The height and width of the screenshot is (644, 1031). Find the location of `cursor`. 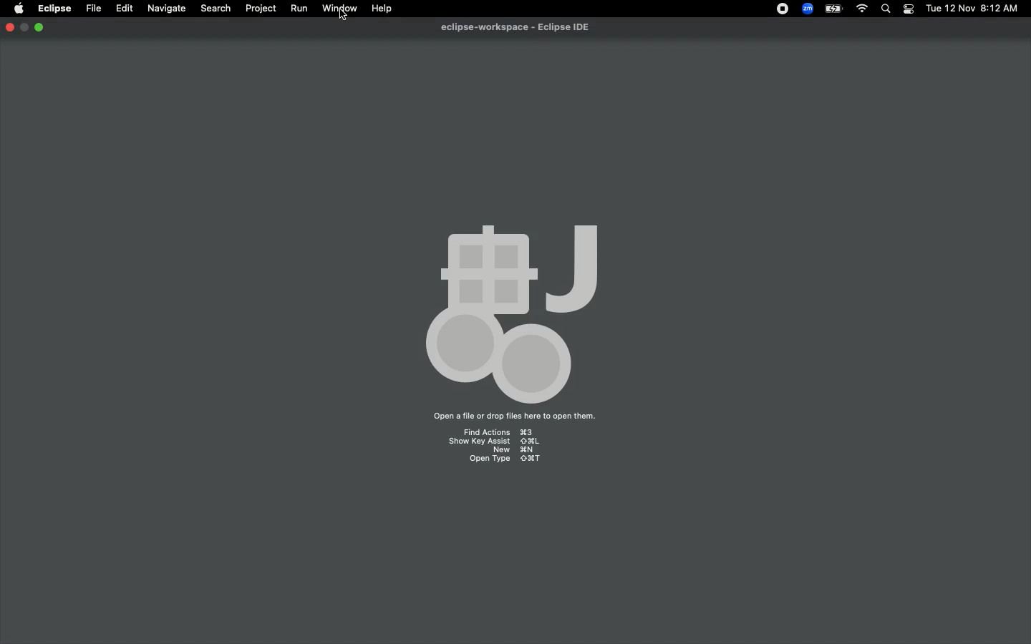

cursor is located at coordinates (342, 16).